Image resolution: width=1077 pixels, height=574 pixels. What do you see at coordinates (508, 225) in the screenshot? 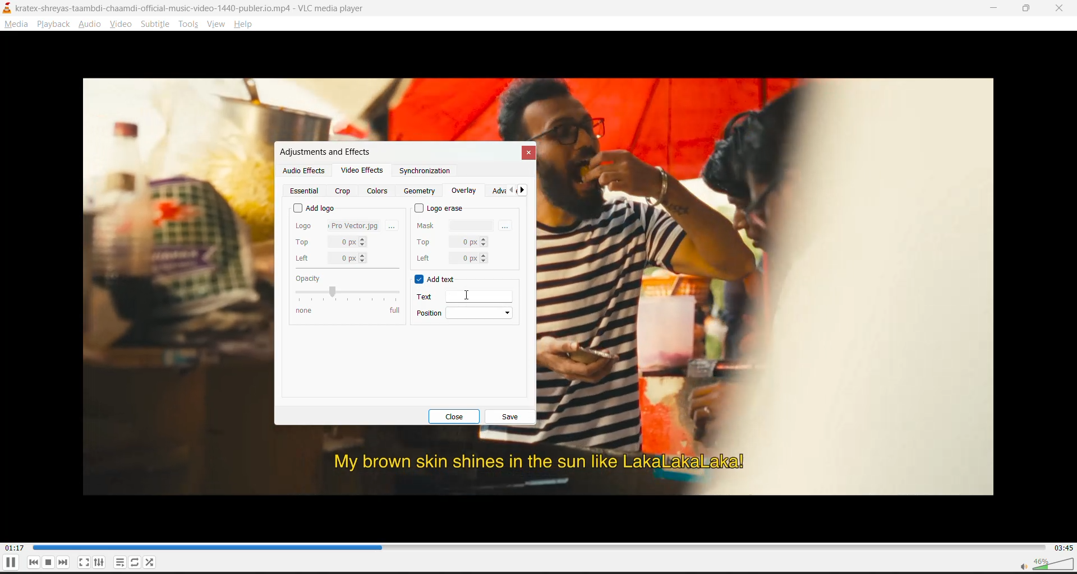
I see `More options` at bounding box center [508, 225].